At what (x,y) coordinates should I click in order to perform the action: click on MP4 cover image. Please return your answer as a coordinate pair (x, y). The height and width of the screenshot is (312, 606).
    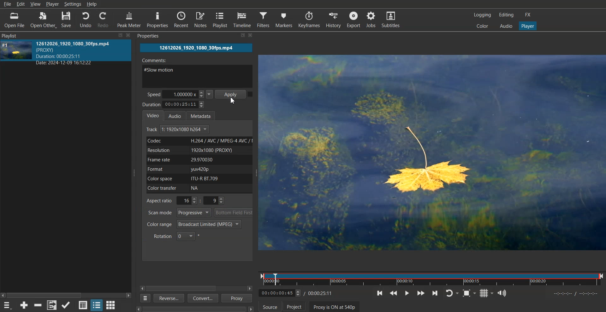
    Looking at the image, I should click on (17, 53).